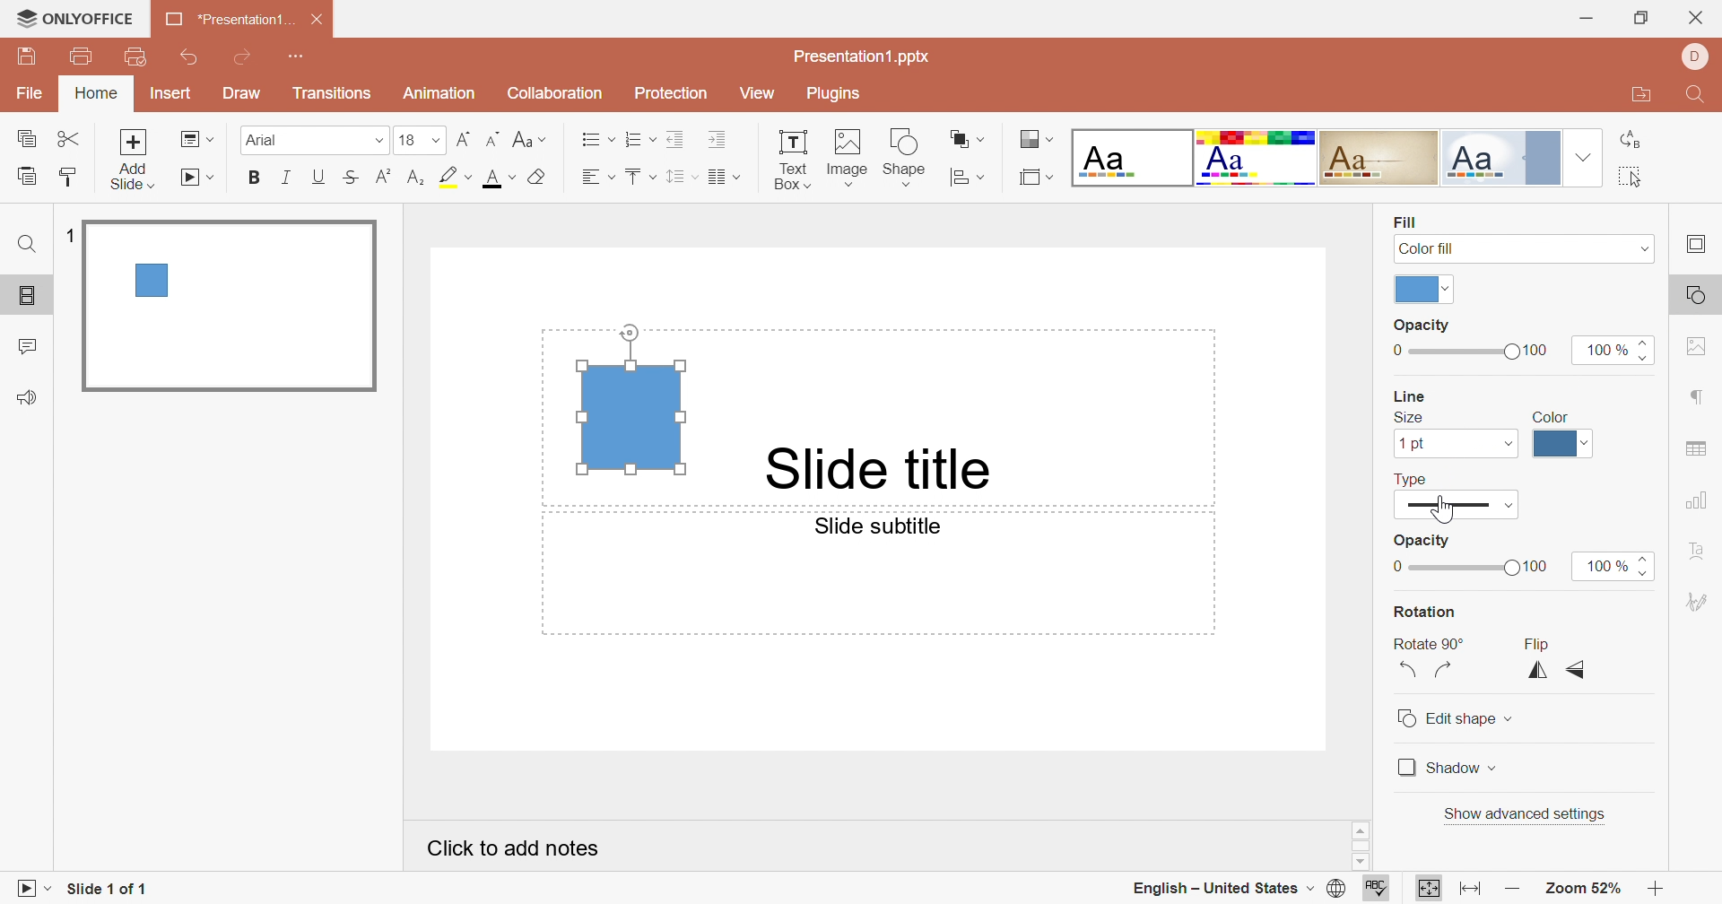 The image size is (1722, 904). Describe the element at coordinates (68, 232) in the screenshot. I see `1` at that location.